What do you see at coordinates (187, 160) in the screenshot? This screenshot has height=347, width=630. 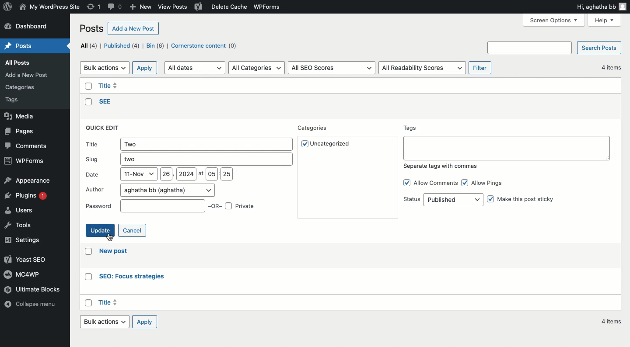 I see `Slug` at bounding box center [187, 160].